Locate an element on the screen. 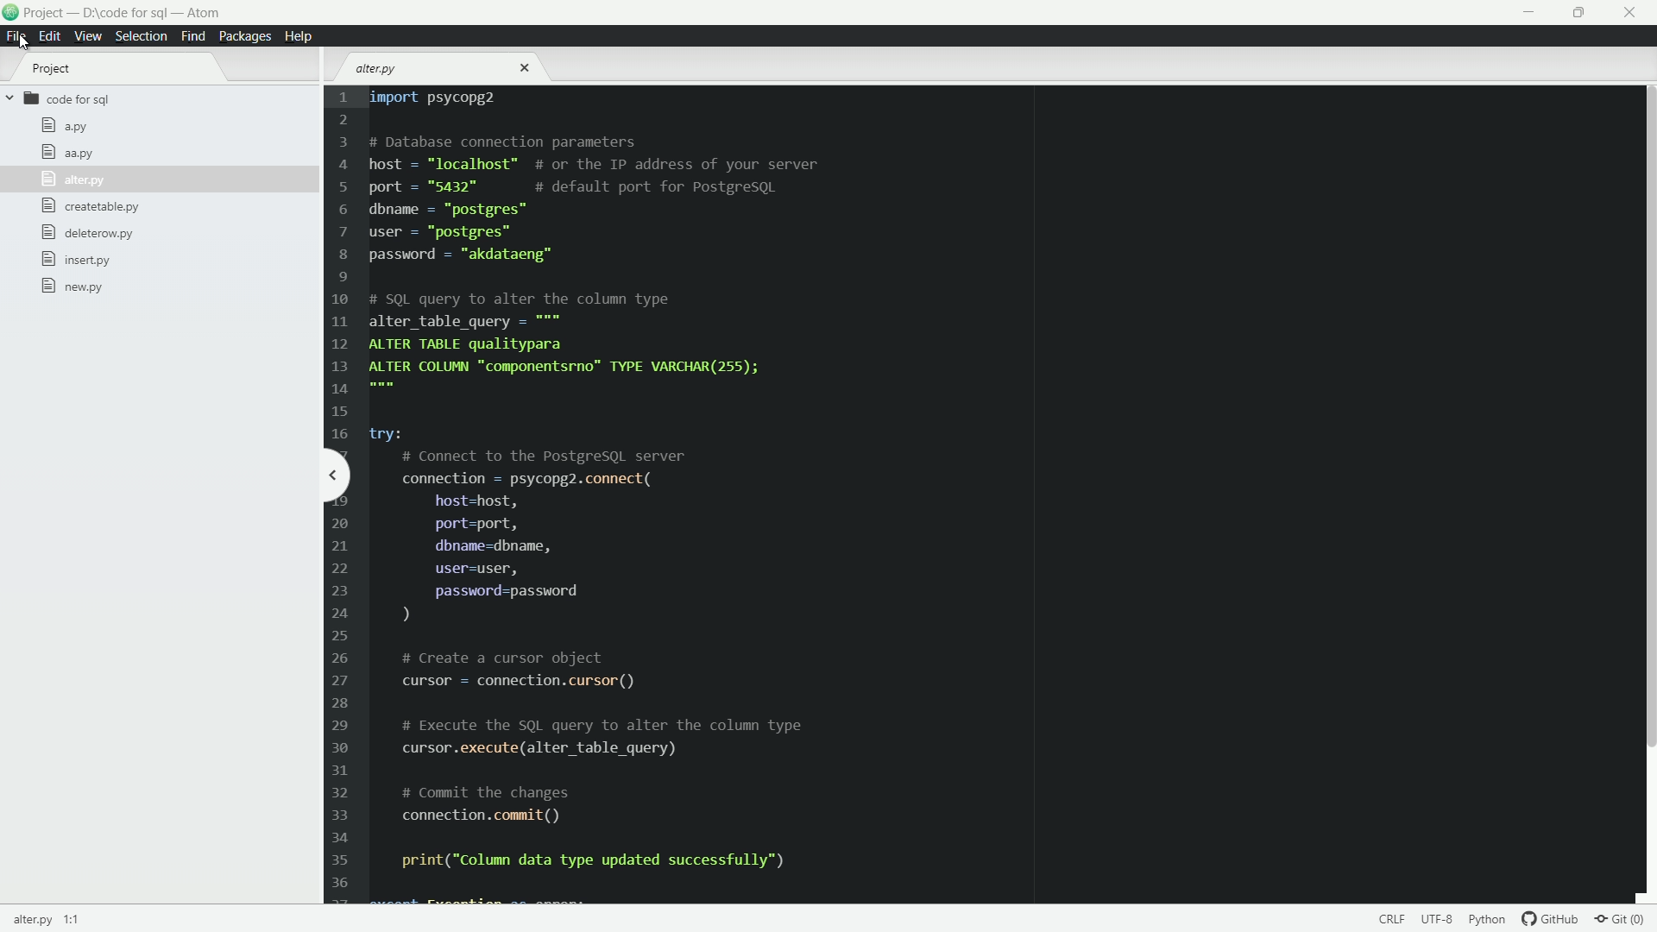  aa.py file is located at coordinates (66, 154).